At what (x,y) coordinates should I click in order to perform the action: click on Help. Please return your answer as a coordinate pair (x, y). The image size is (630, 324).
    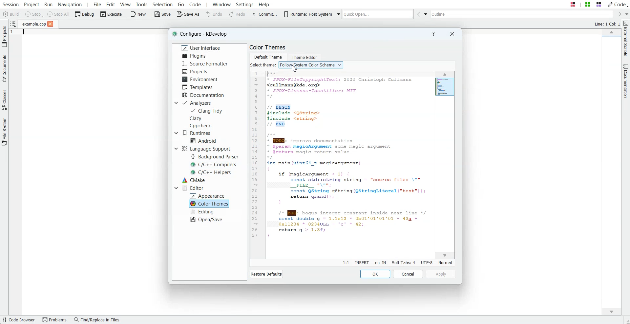
    Looking at the image, I should click on (433, 34).